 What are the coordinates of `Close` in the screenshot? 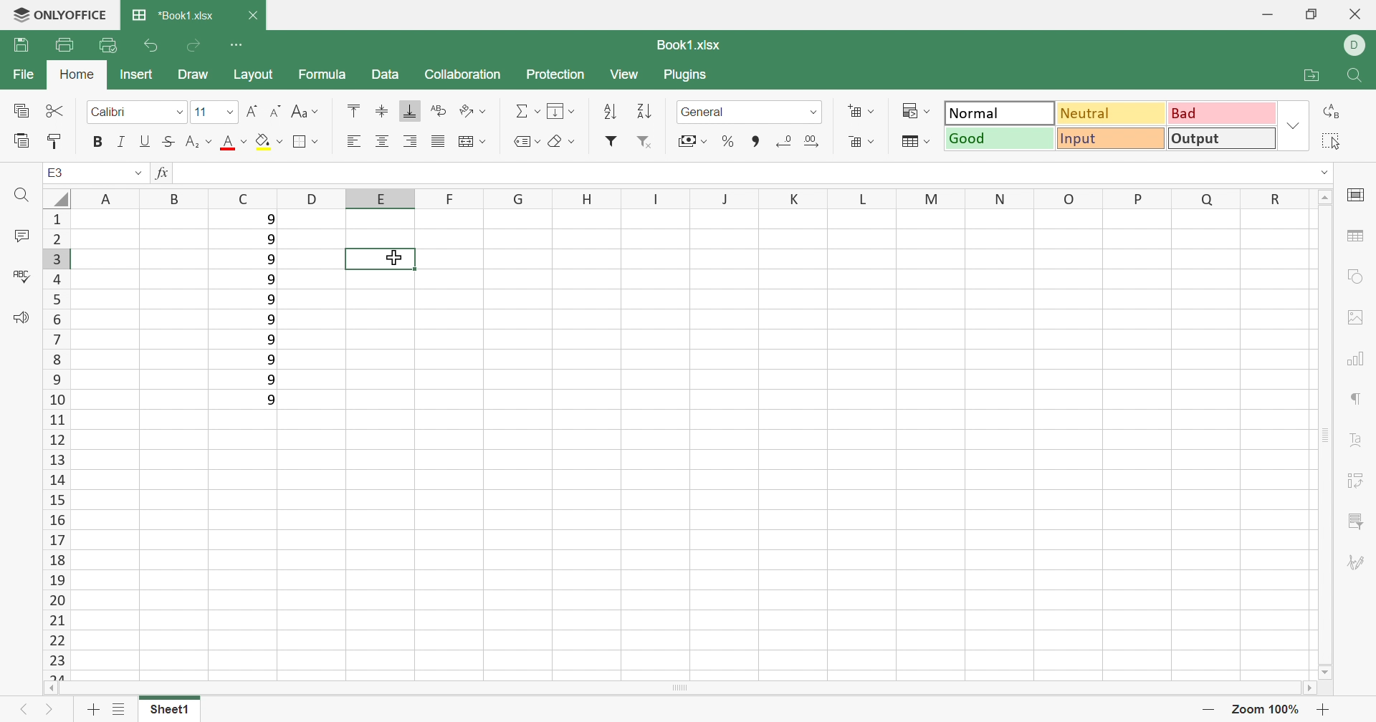 It's located at (1357, 14).